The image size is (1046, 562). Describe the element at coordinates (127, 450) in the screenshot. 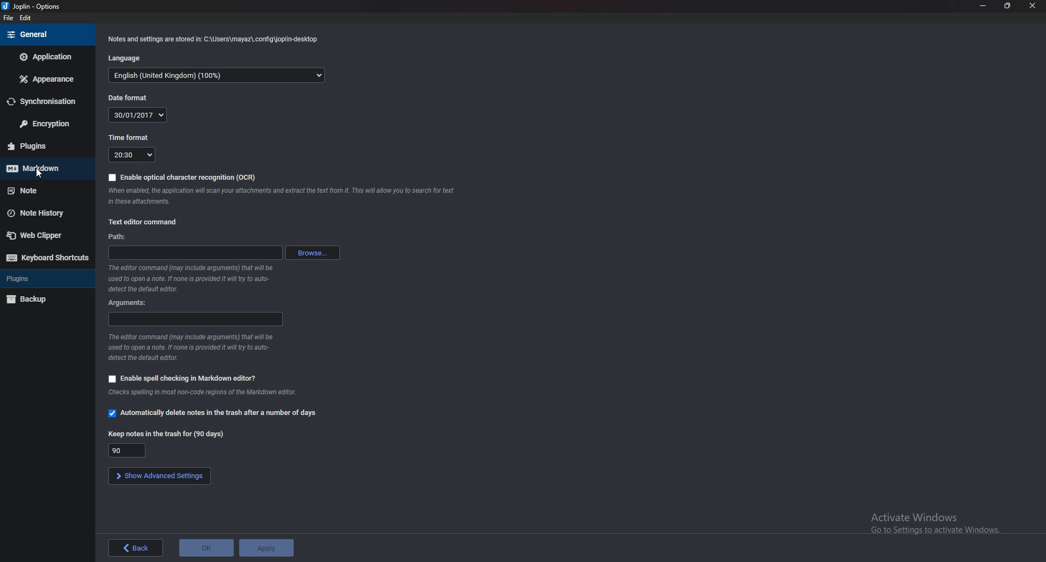

I see `Keep notes in trash for 90 days` at that location.